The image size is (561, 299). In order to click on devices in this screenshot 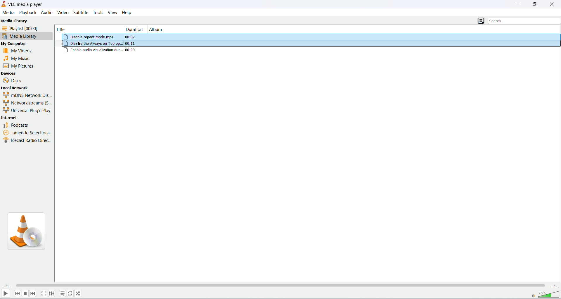, I will do `click(21, 73)`.